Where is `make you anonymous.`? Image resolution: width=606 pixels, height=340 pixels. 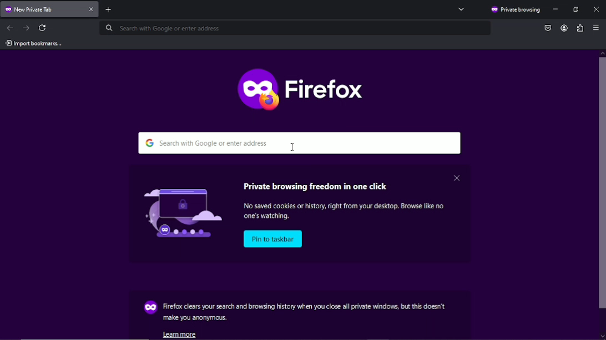
make you anonymous. is located at coordinates (196, 318).